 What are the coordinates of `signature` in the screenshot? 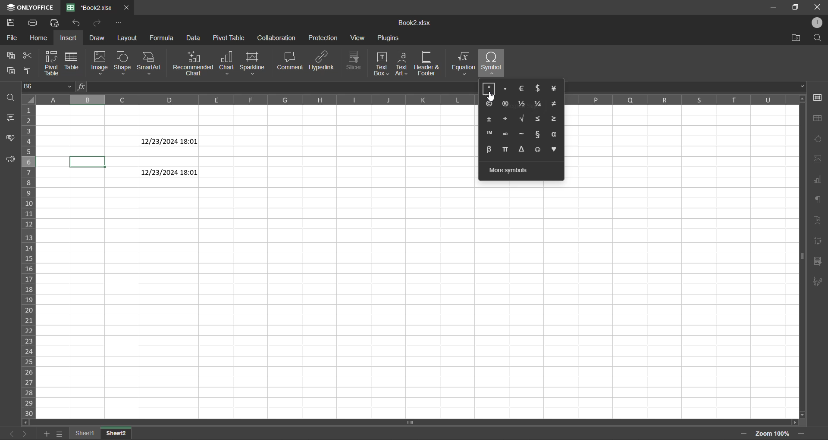 It's located at (819, 282).